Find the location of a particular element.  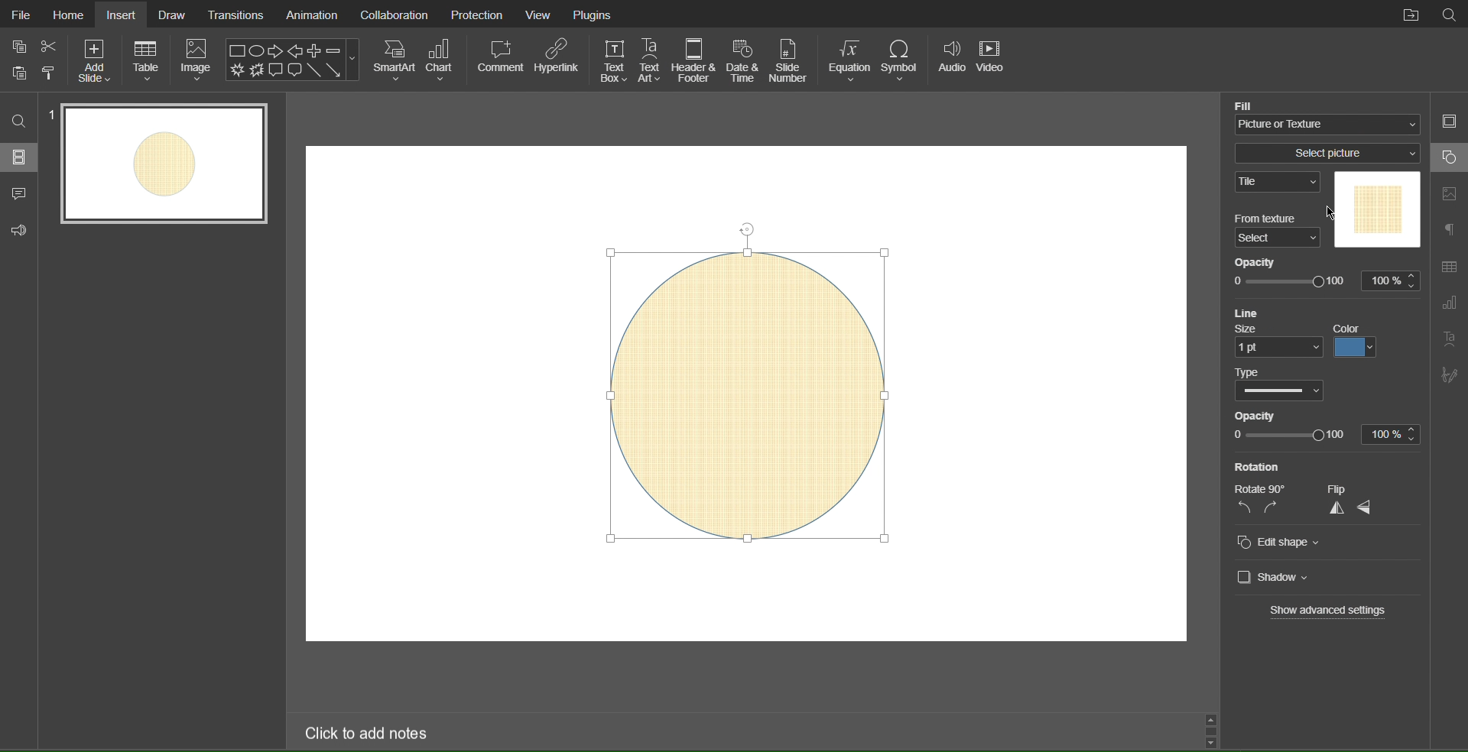

Search is located at coordinates (19, 121).